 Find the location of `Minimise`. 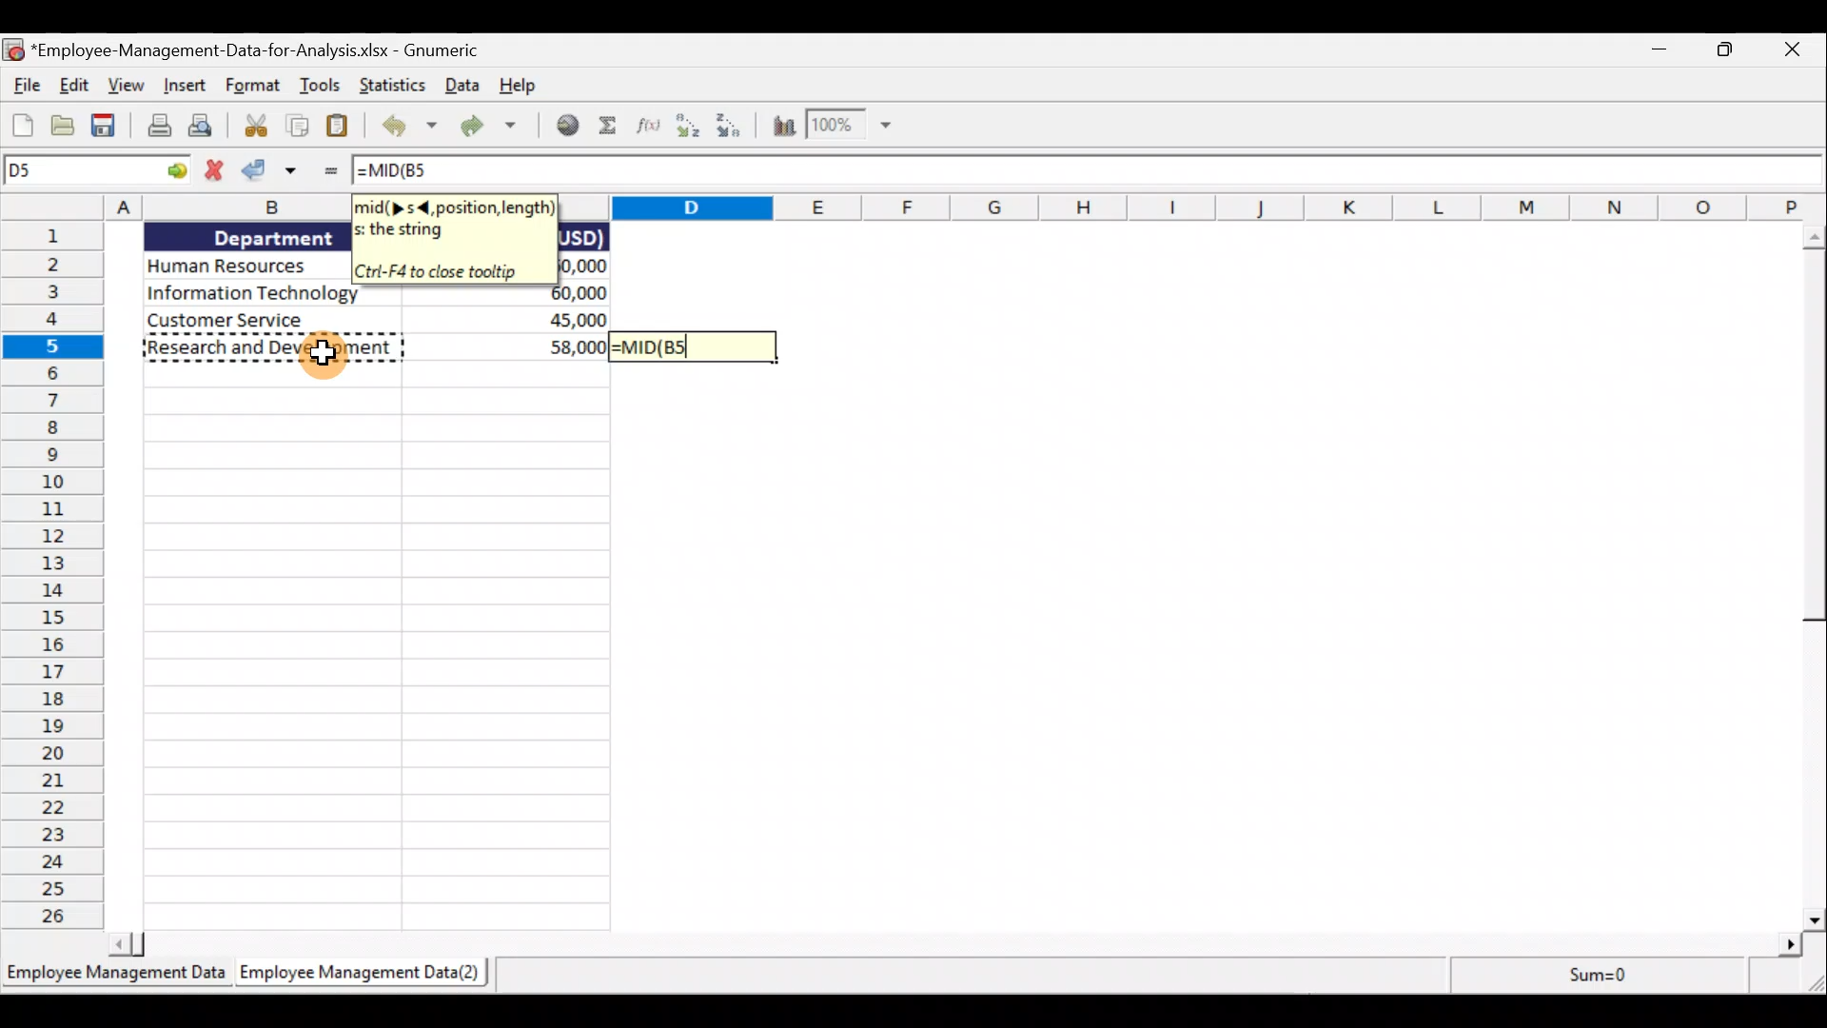

Minimise is located at coordinates (1663, 53).